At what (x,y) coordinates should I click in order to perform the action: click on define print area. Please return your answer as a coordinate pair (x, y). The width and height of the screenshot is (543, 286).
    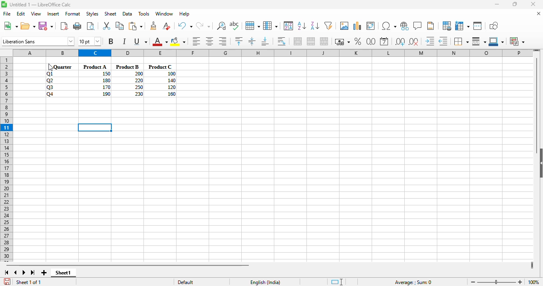
    Looking at the image, I should click on (447, 26).